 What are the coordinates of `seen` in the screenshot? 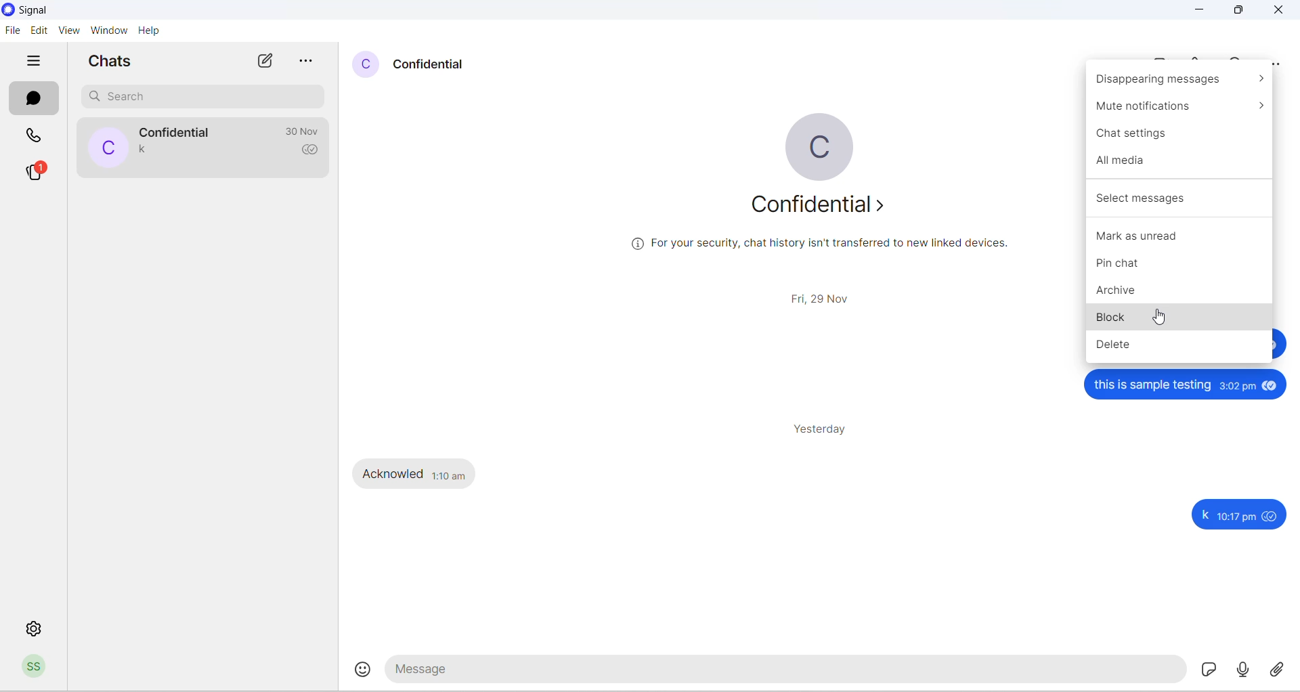 It's located at (1272, 385).